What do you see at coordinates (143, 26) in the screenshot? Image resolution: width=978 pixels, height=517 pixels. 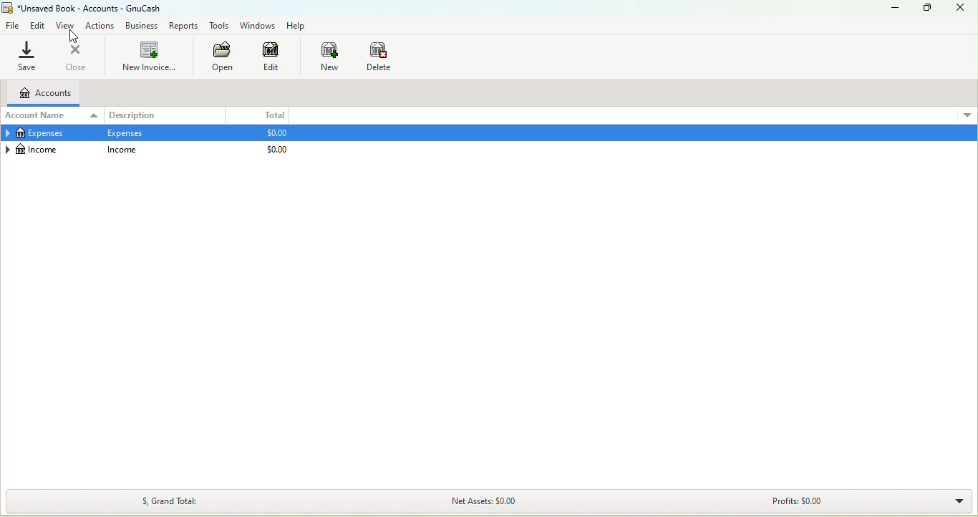 I see `Business` at bounding box center [143, 26].